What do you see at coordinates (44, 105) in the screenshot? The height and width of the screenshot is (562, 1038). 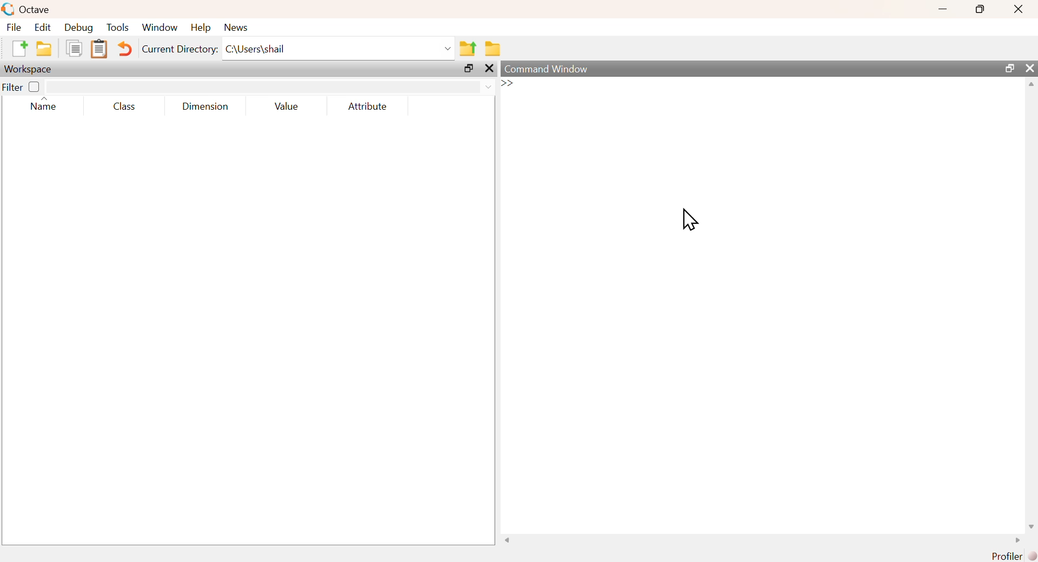 I see `Name` at bounding box center [44, 105].